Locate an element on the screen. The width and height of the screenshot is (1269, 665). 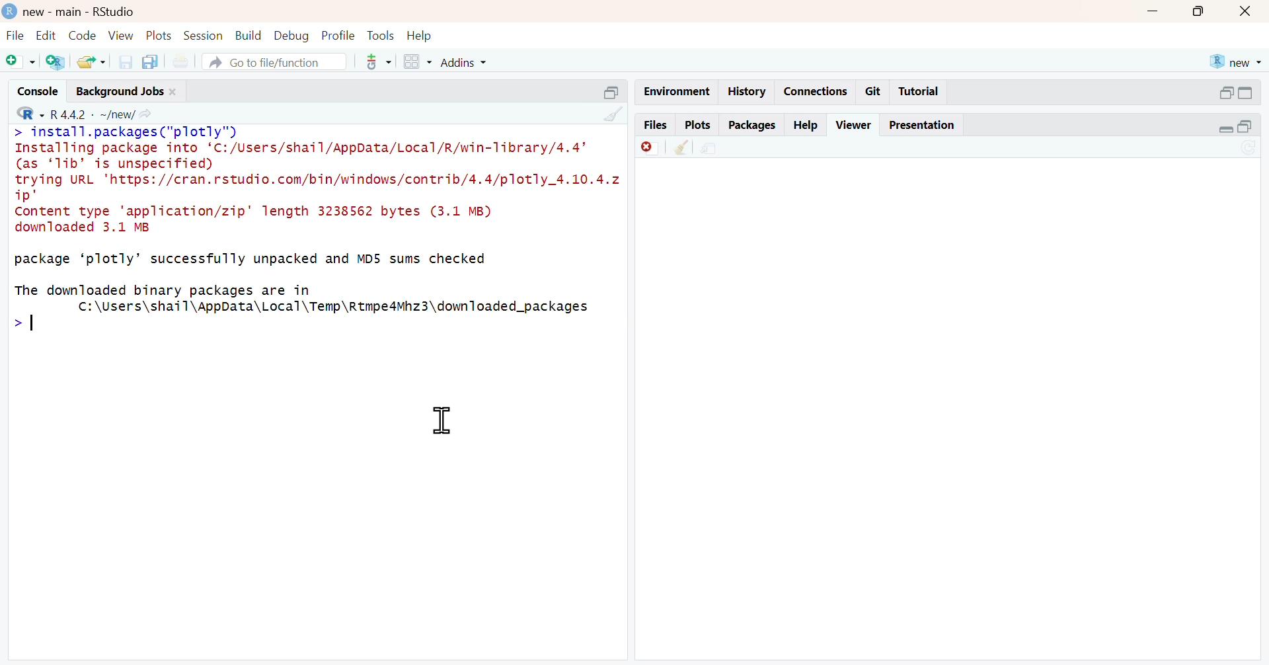
presentation is located at coordinates (924, 125).